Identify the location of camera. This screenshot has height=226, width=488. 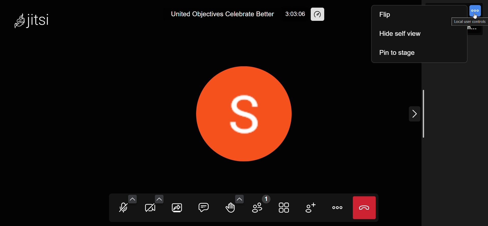
(150, 208).